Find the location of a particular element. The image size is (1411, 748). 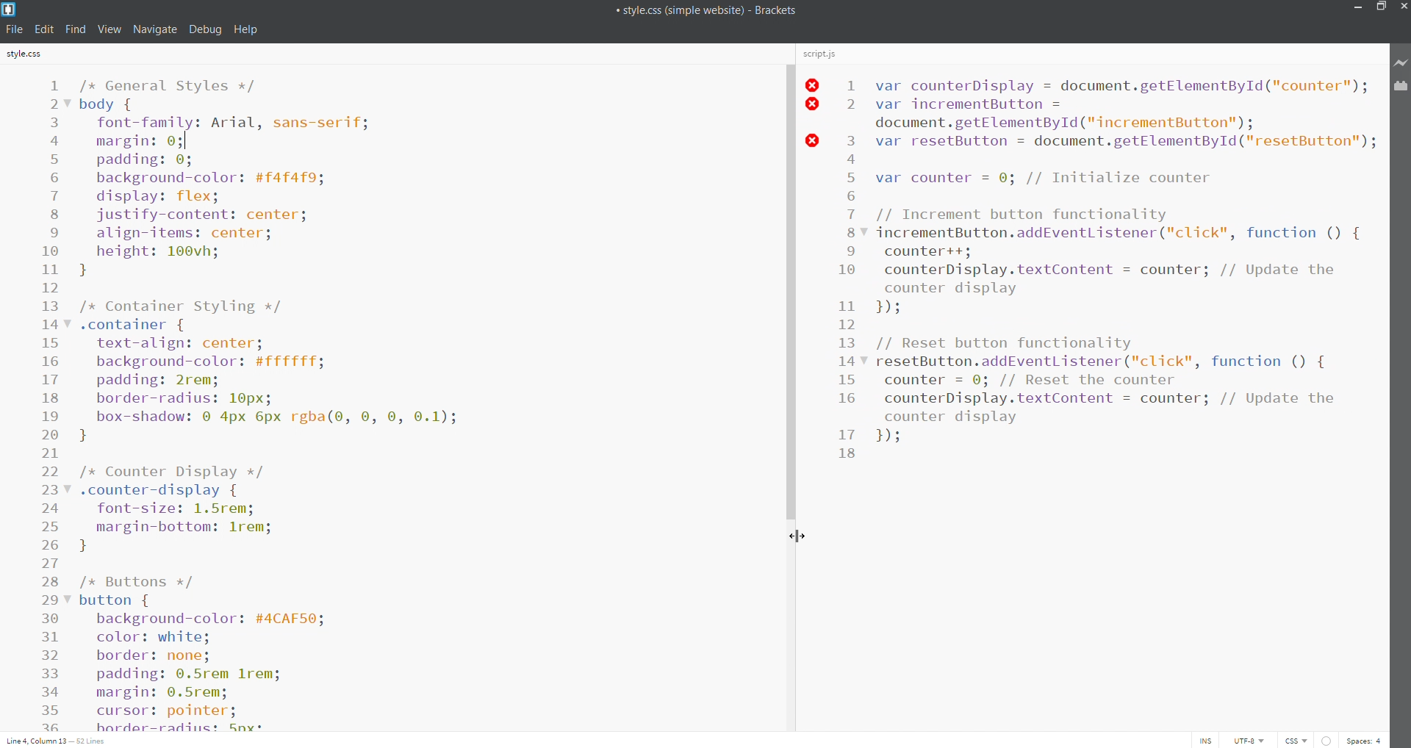

live preview is located at coordinates (1398, 62).